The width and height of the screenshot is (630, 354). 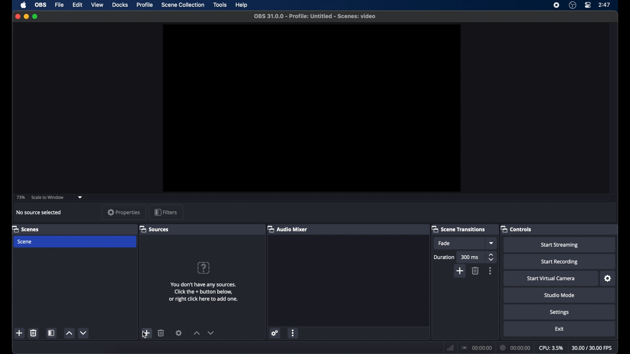 What do you see at coordinates (144, 338) in the screenshot?
I see `Cursor` at bounding box center [144, 338].